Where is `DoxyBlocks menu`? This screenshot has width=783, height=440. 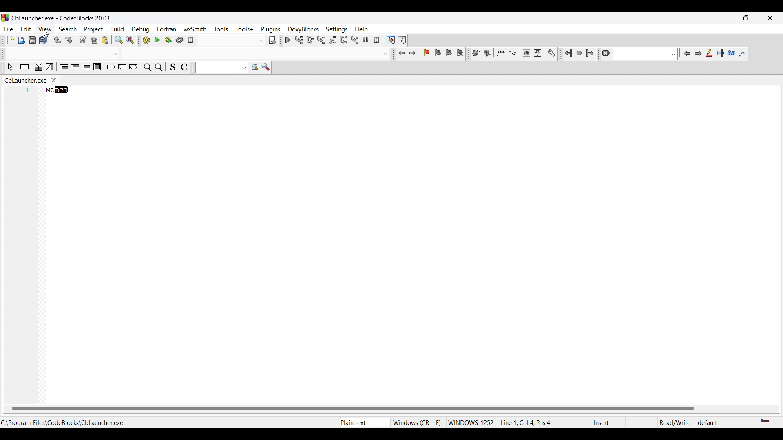 DoxyBlocks menu is located at coordinates (303, 30).